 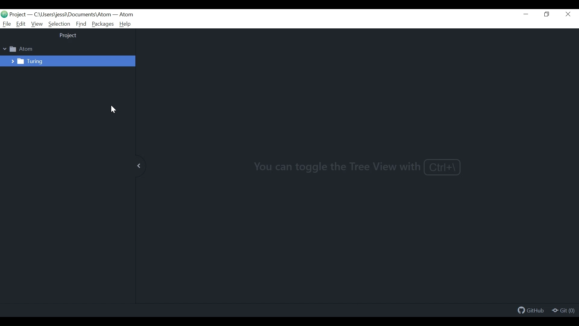 What do you see at coordinates (68, 36) in the screenshot?
I see `project` at bounding box center [68, 36].